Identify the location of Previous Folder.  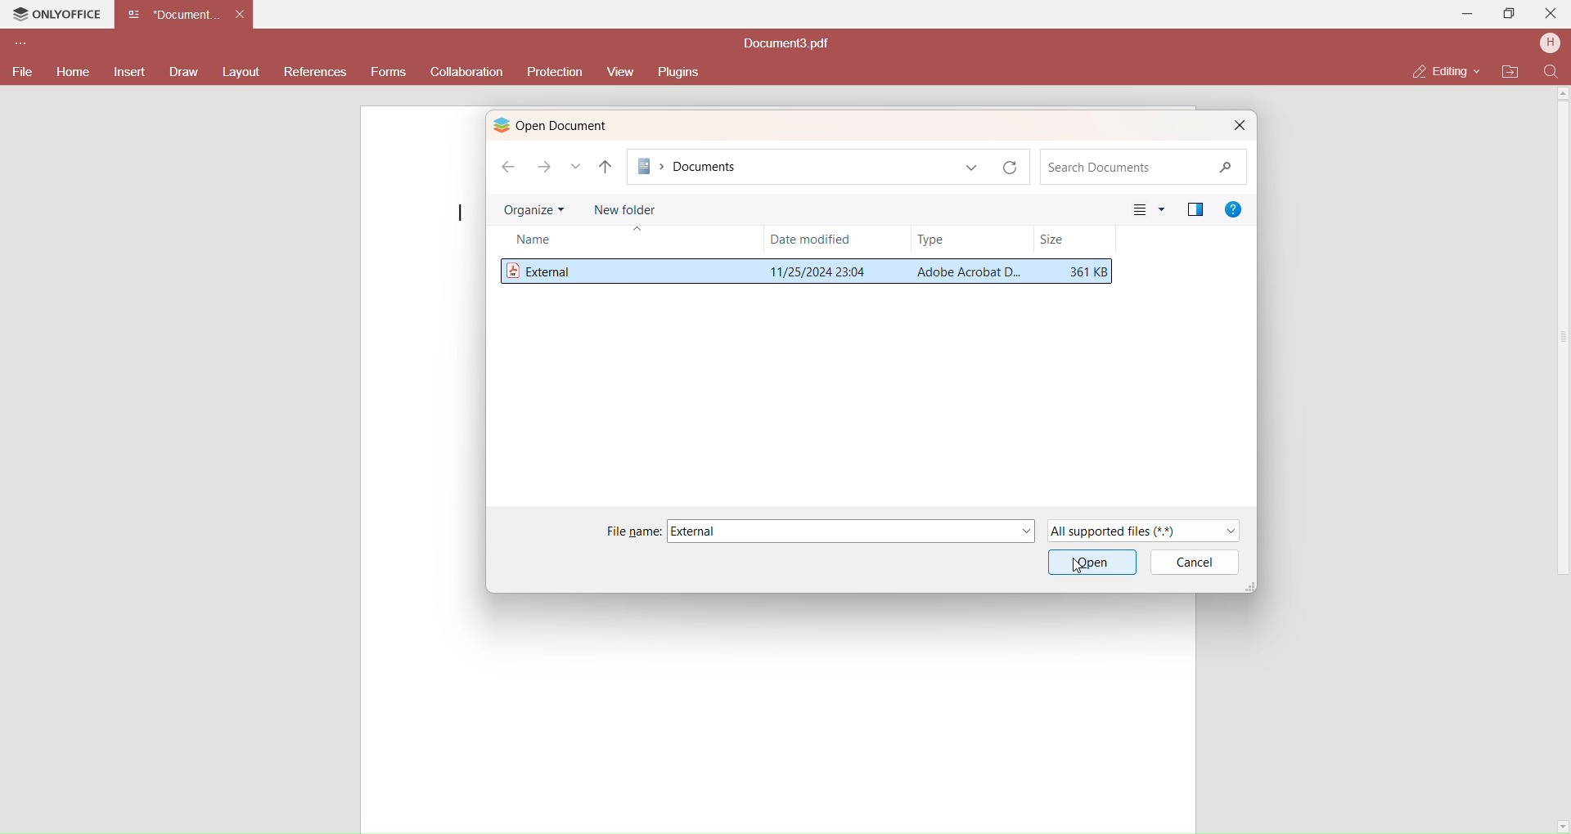
(606, 168).